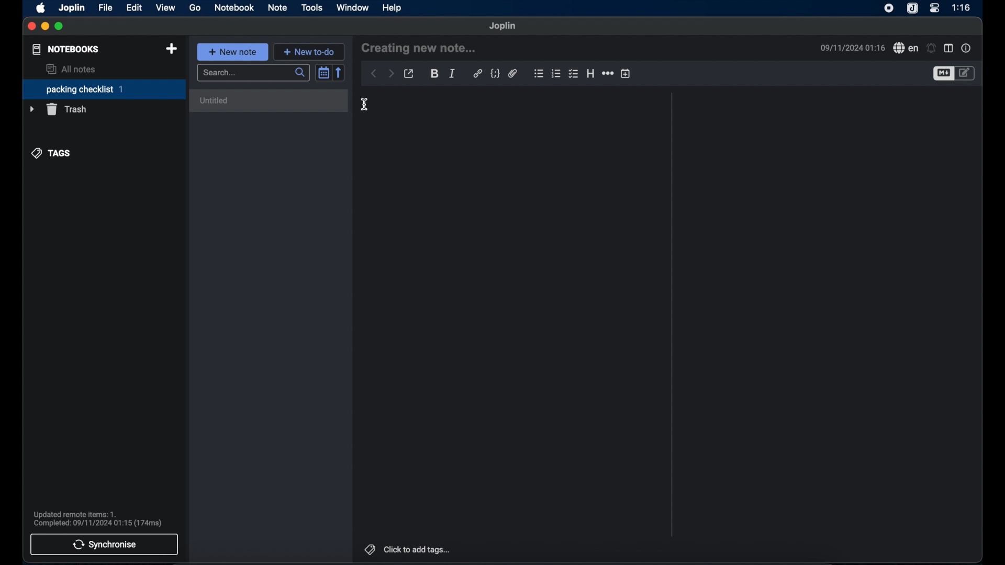  Describe the element at coordinates (962, 8) in the screenshot. I see `1:16` at that location.